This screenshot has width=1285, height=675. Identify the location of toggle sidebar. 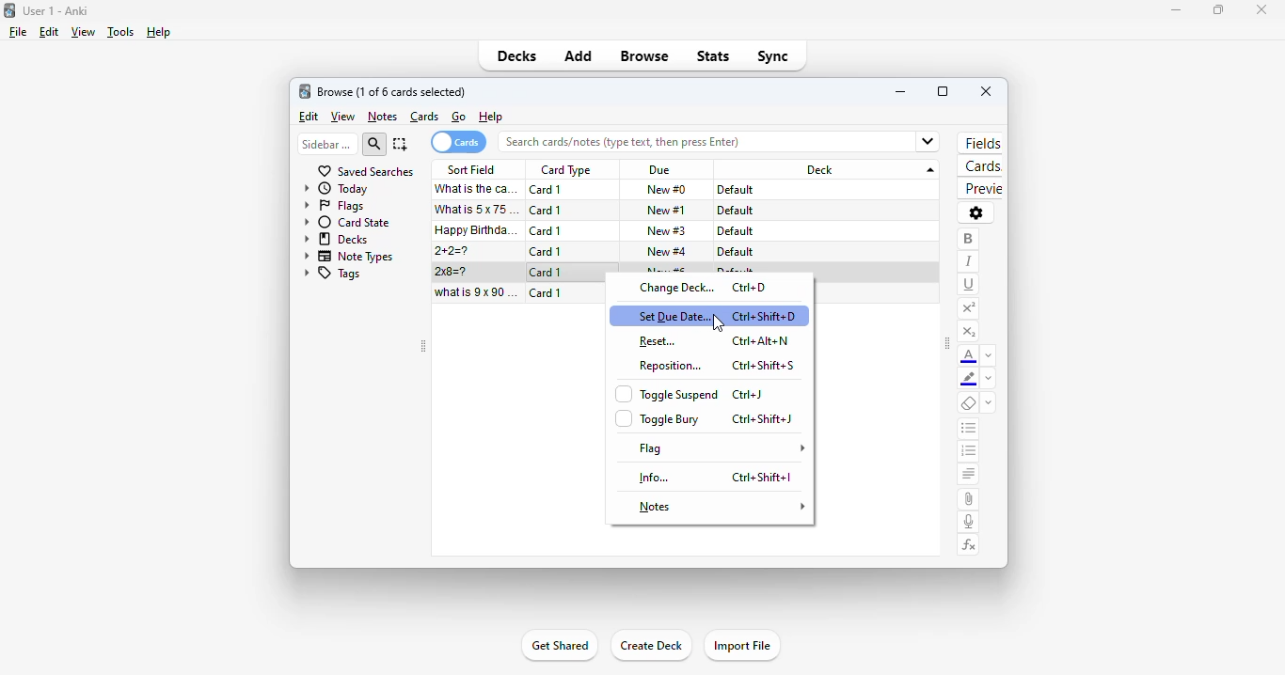
(422, 347).